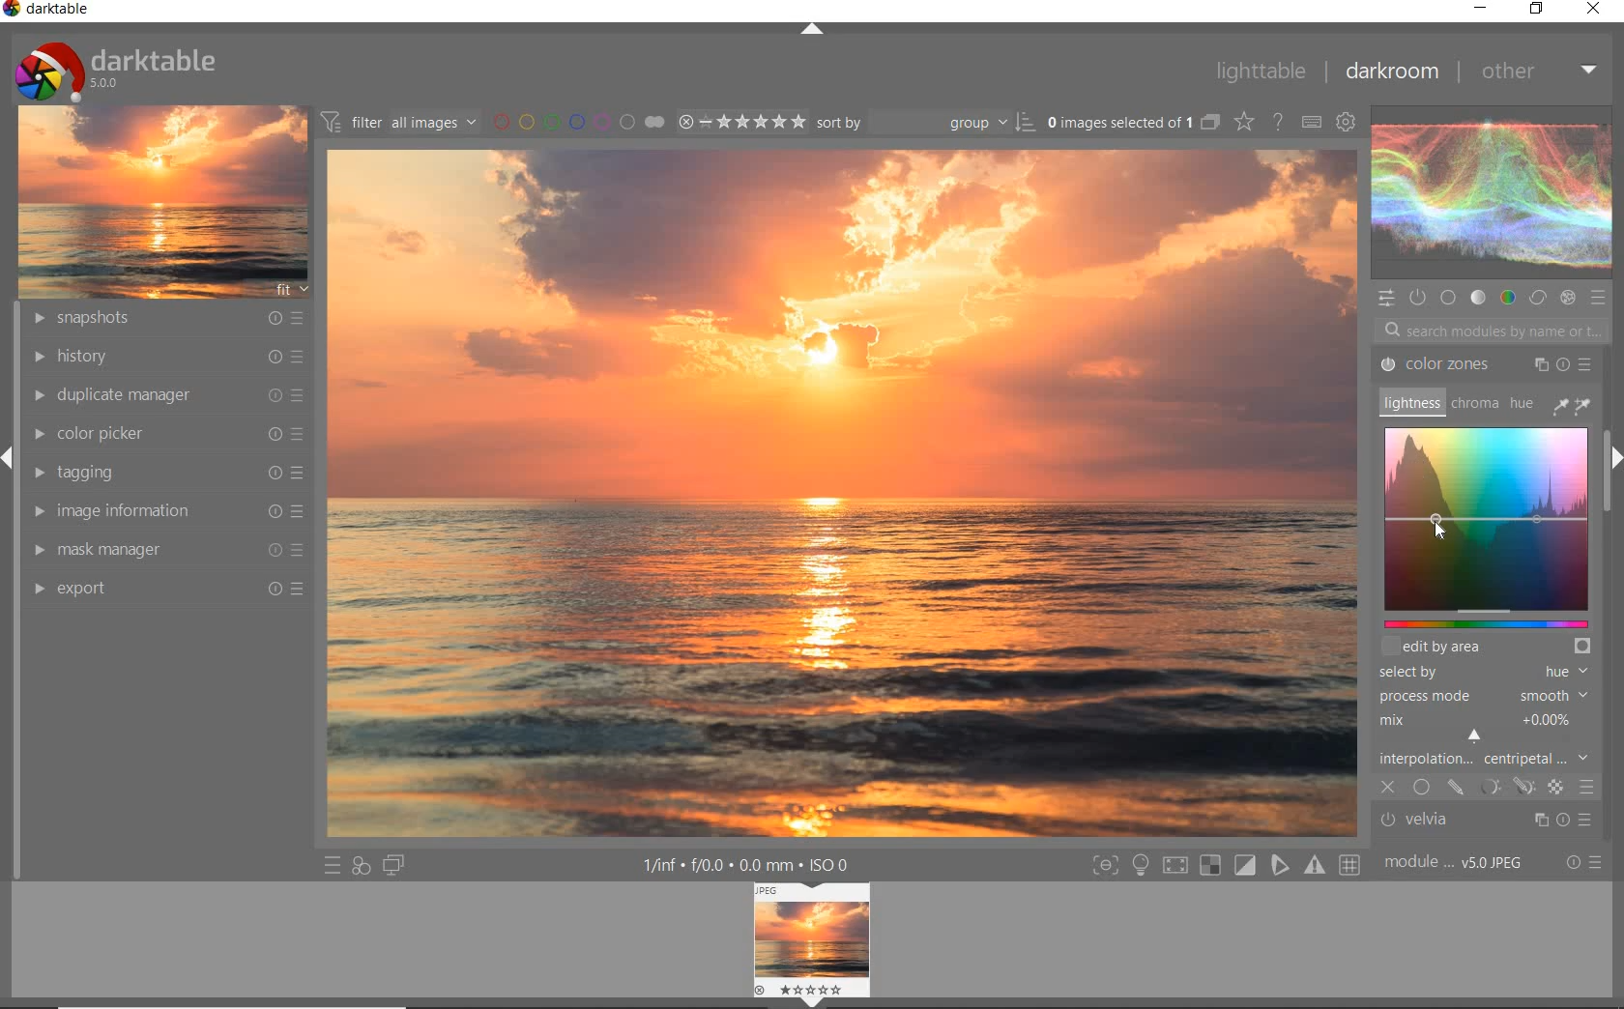  What do you see at coordinates (1409, 402) in the screenshot?
I see `LIGHTNESS` at bounding box center [1409, 402].